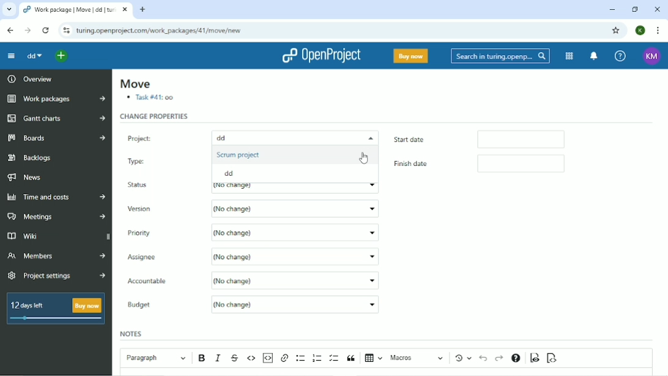 This screenshot has width=668, height=376. What do you see at coordinates (56, 119) in the screenshot?
I see `Gantt charts` at bounding box center [56, 119].